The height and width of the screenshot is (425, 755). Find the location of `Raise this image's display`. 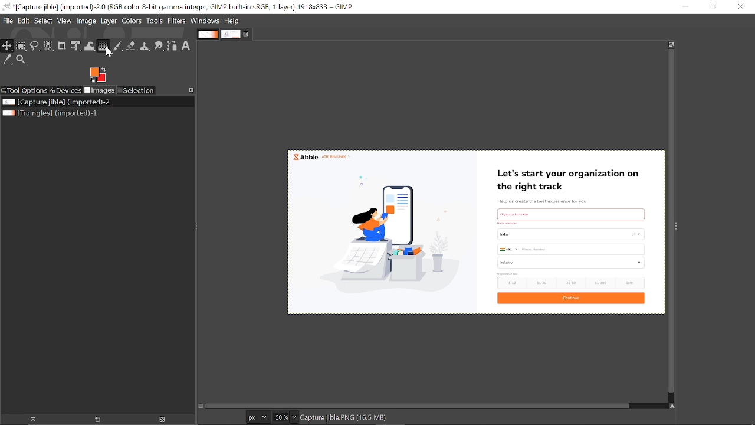

Raise this image's display is located at coordinates (30, 420).